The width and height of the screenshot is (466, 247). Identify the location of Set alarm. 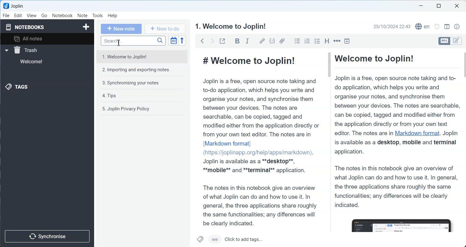
(437, 26).